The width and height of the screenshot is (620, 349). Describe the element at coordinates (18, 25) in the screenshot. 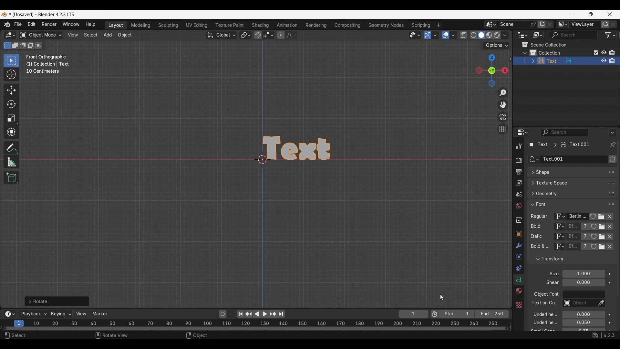

I see `File menu` at that location.